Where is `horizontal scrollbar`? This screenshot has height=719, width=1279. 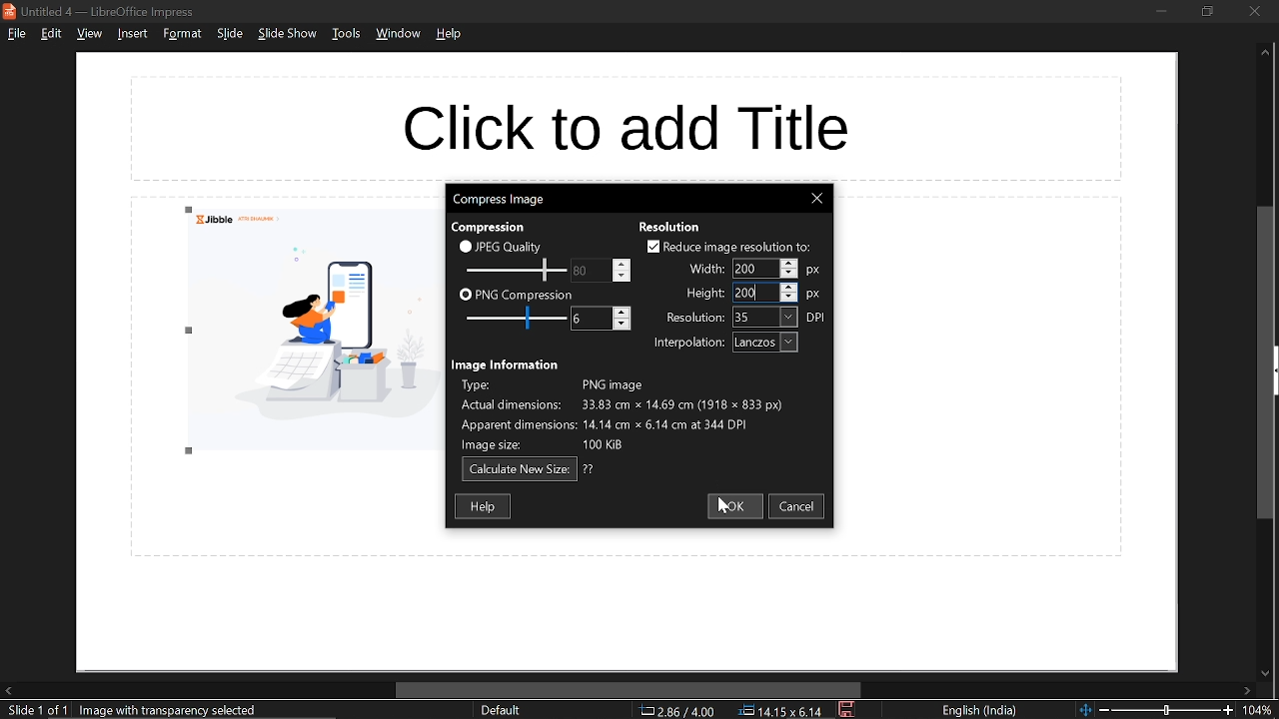 horizontal scrollbar is located at coordinates (630, 690).